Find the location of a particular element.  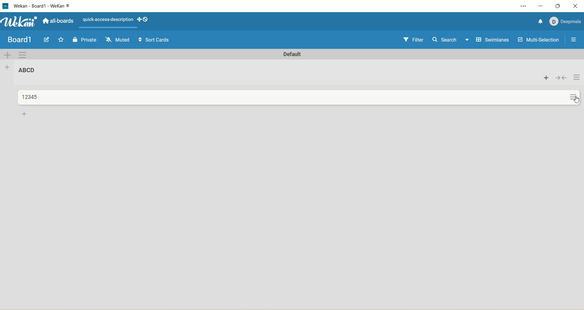

close is located at coordinates (577, 6).